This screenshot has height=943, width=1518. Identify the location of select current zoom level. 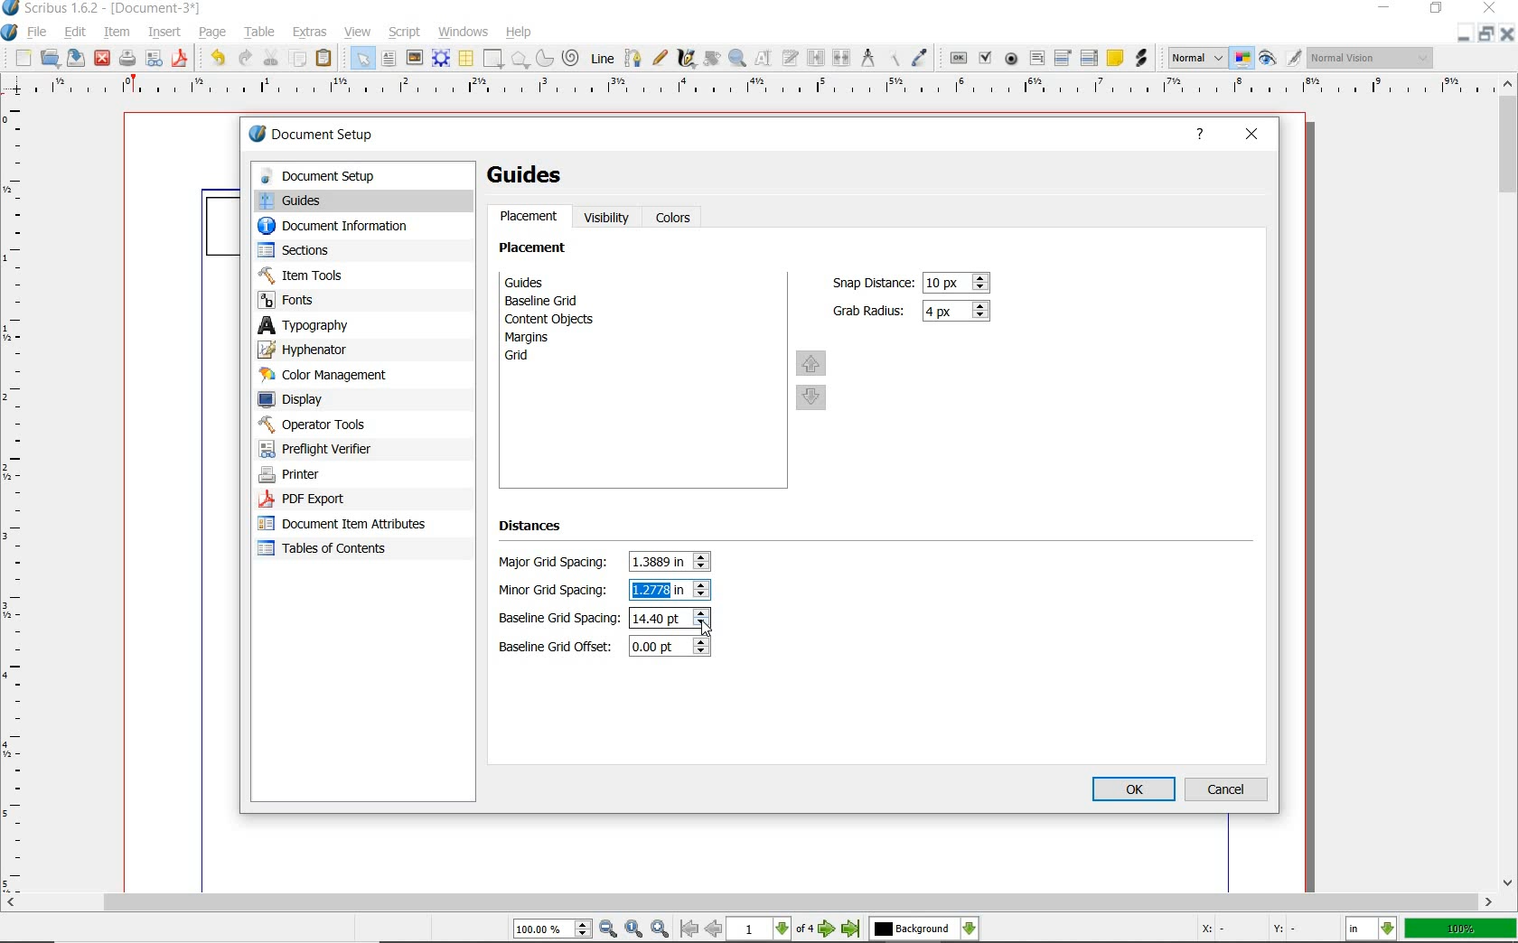
(554, 929).